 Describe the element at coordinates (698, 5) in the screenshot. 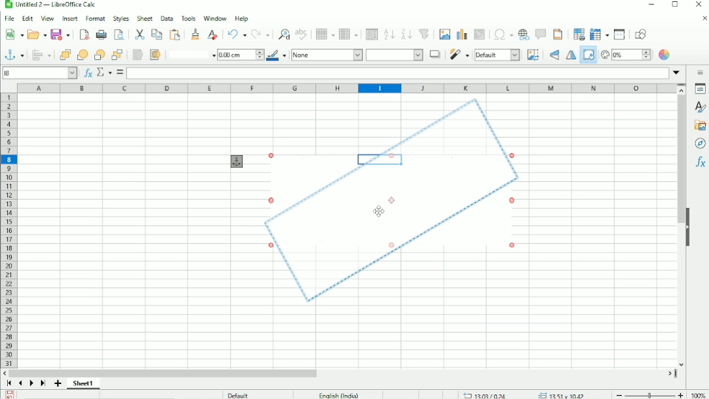

I see `Close` at that location.